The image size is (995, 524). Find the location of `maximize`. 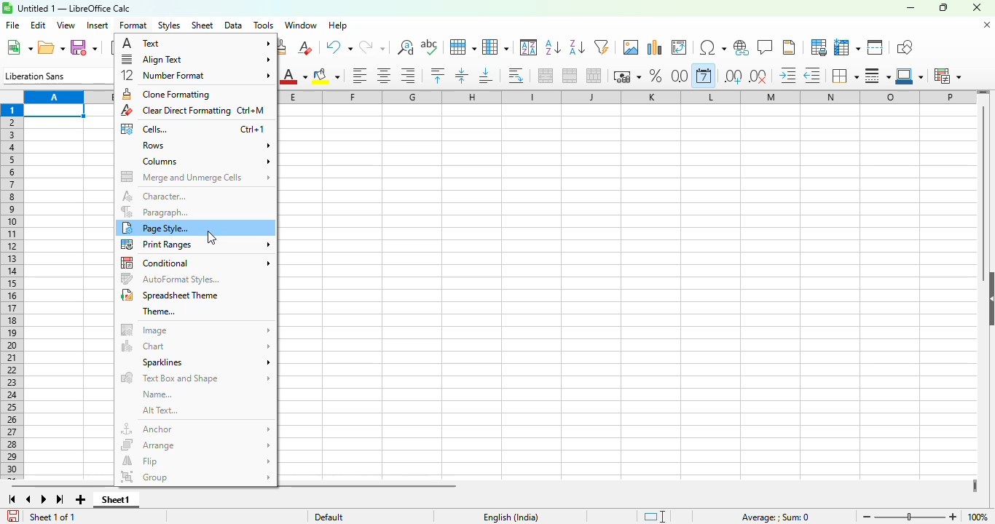

maximize is located at coordinates (943, 8).